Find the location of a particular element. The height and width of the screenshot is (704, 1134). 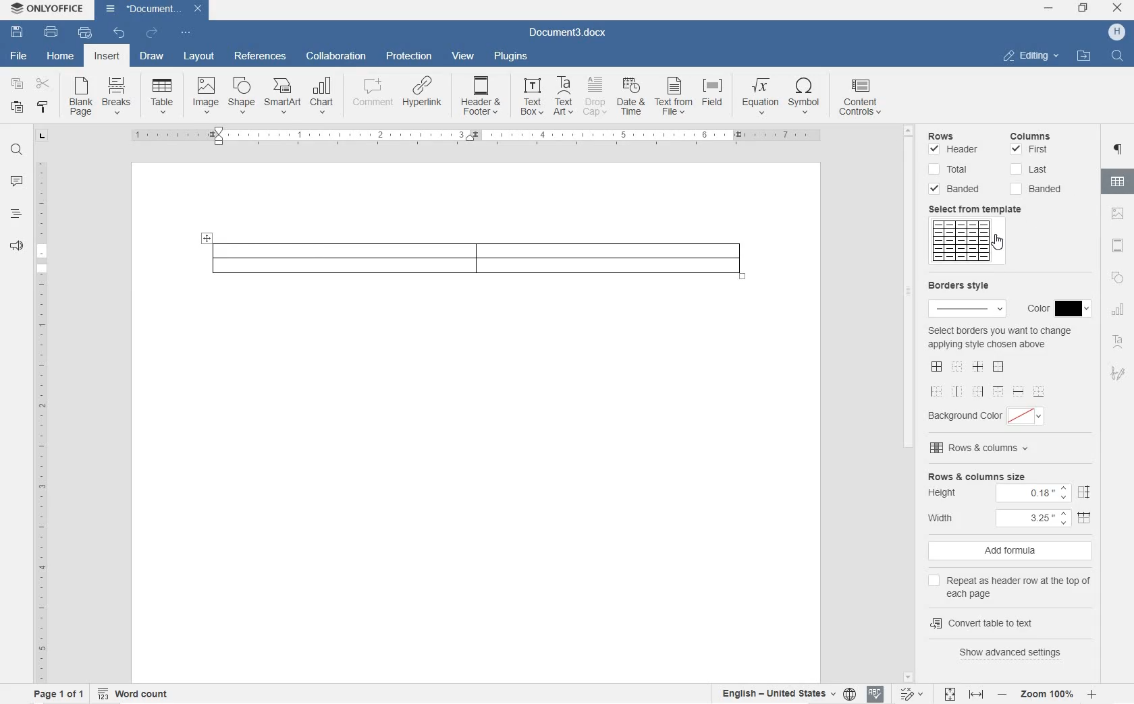

symbol is located at coordinates (805, 97).